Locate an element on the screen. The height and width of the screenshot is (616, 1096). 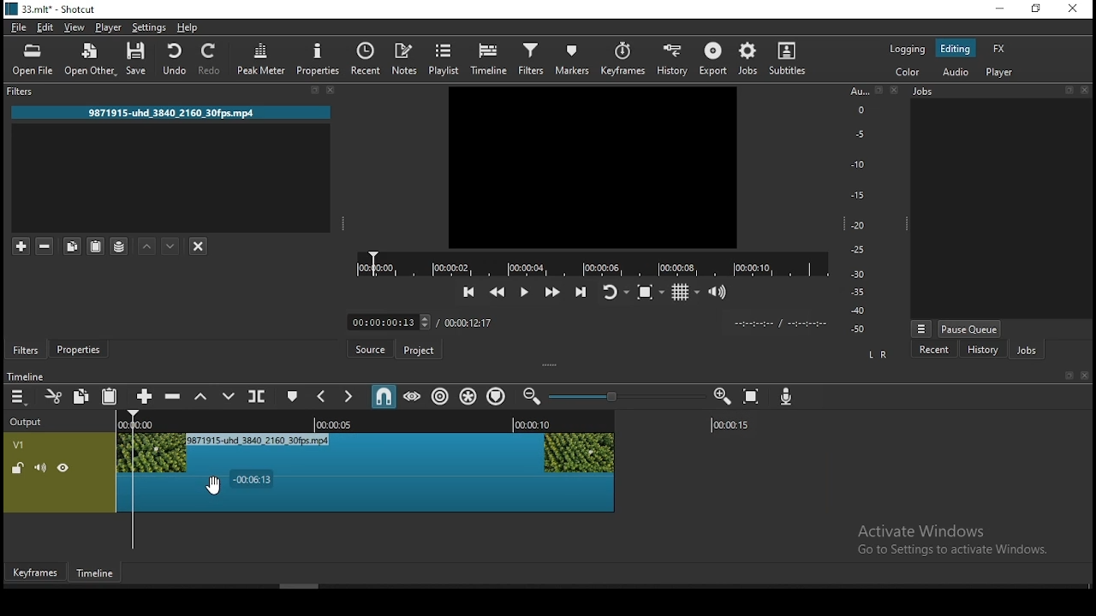
skip to previous point is located at coordinates (468, 290).